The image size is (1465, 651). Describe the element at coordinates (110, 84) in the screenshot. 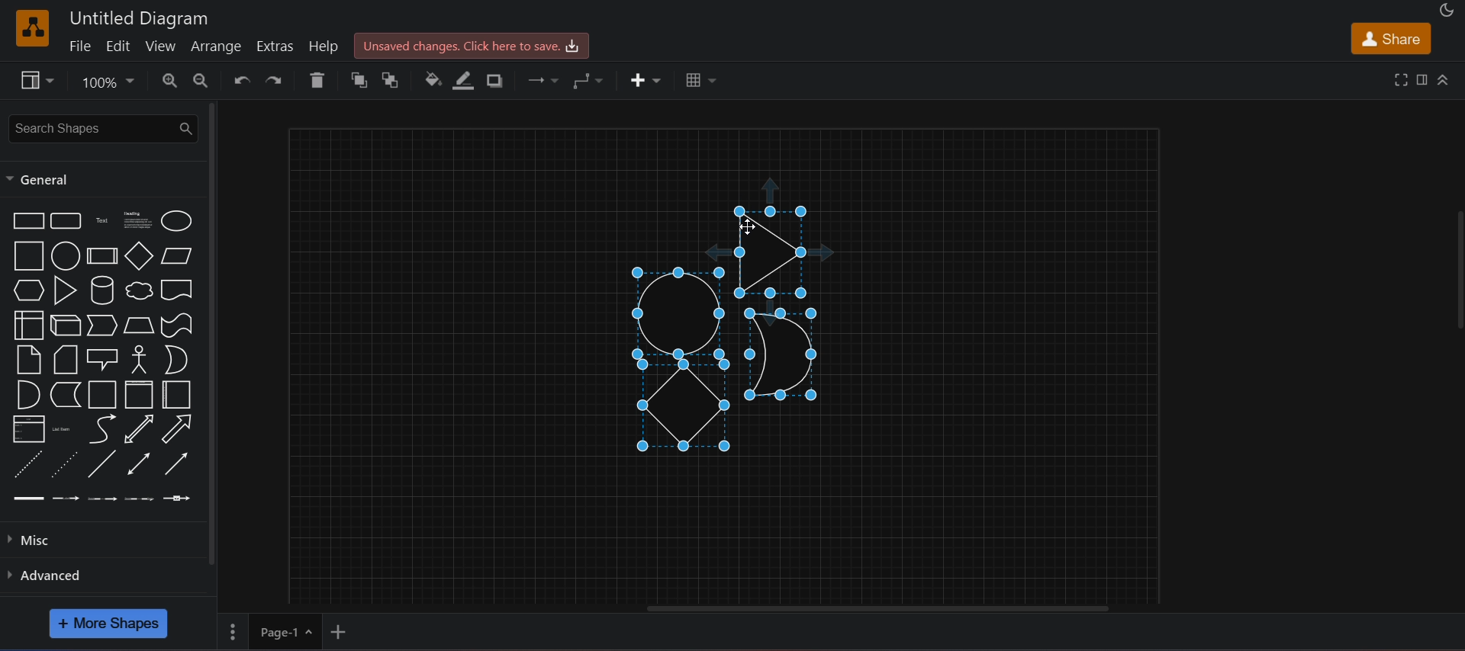

I see `zoom` at that location.